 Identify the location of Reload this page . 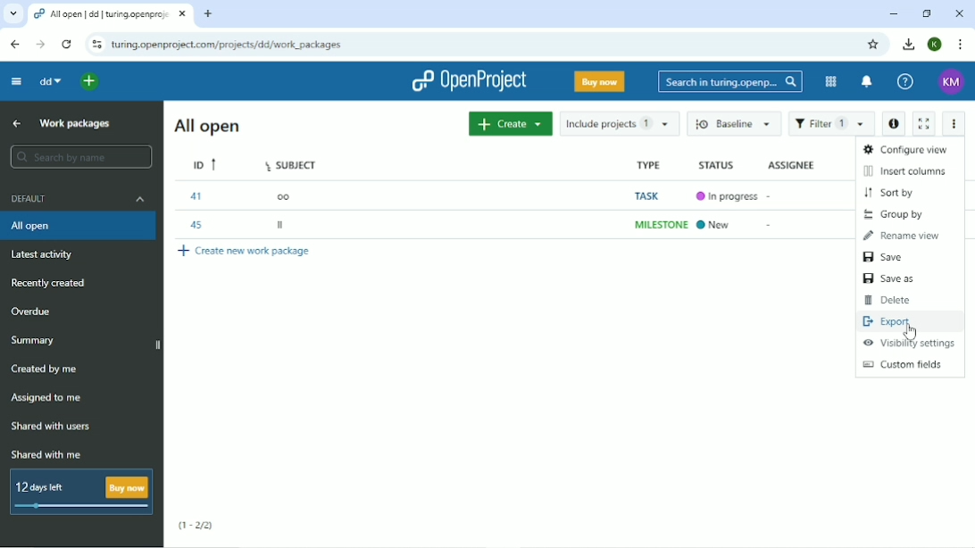
(66, 45).